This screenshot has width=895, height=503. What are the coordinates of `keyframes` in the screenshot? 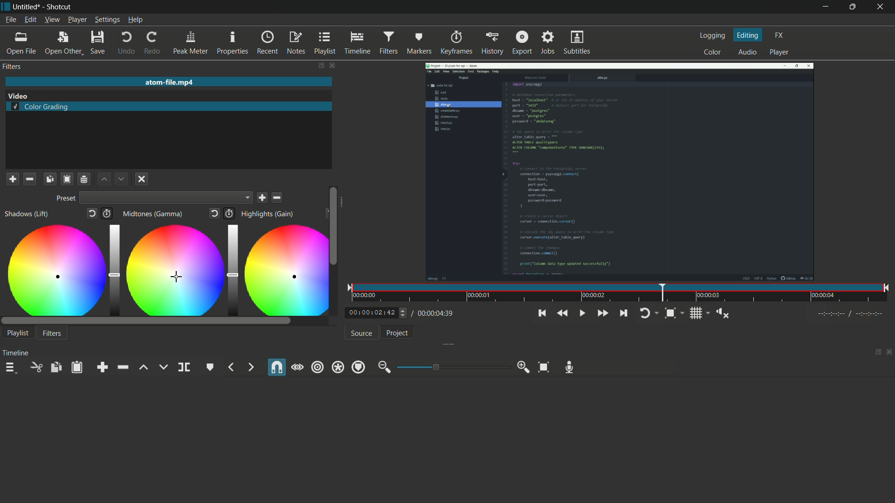 It's located at (456, 43).